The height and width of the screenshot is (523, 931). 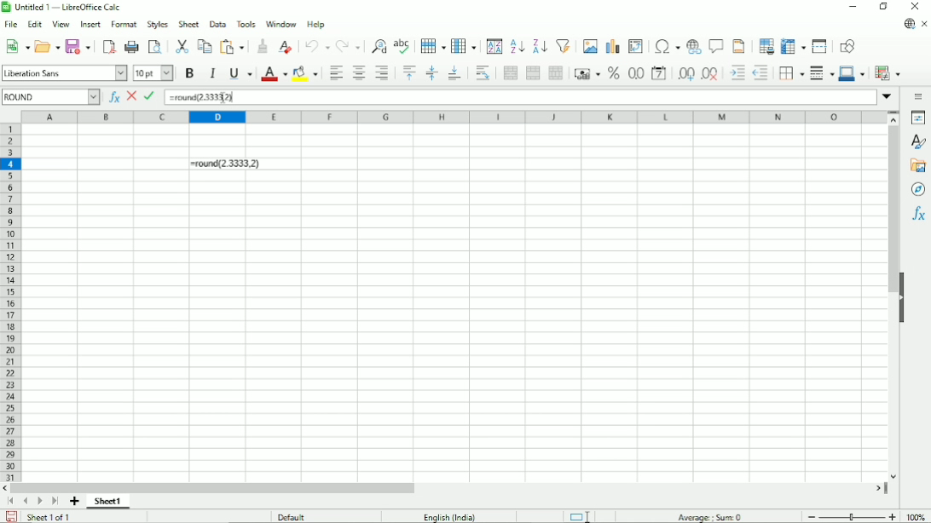 I want to click on Find and replace, so click(x=379, y=46).